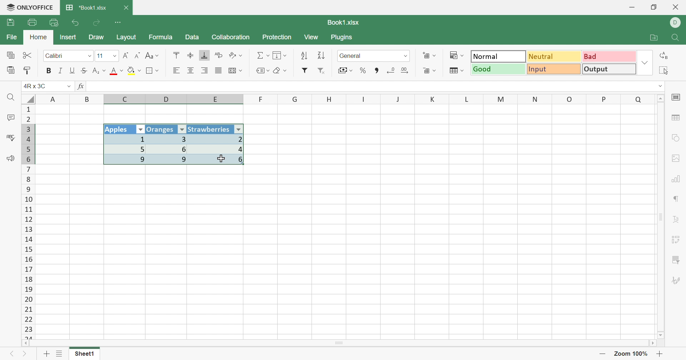 Image resolution: width=686 pixels, height=360 pixels. Describe the element at coordinates (230, 36) in the screenshot. I see `Collaboration` at that location.